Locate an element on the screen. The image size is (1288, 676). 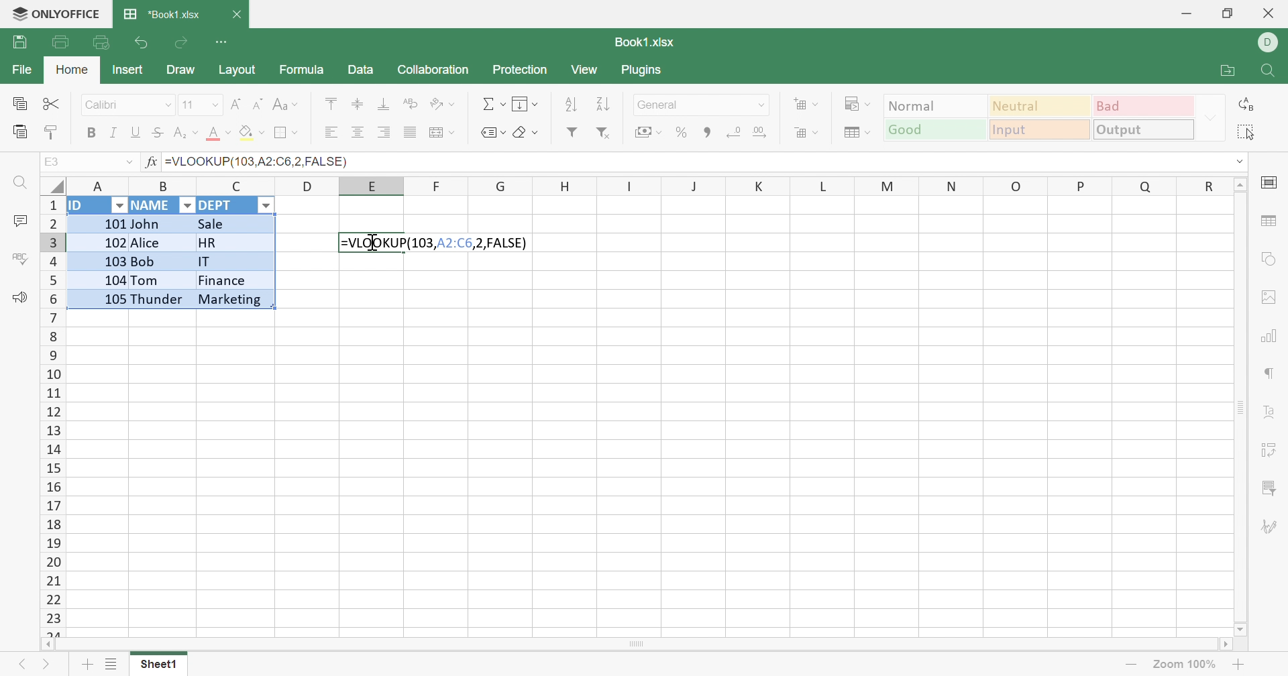
Find is located at coordinates (1267, 72).